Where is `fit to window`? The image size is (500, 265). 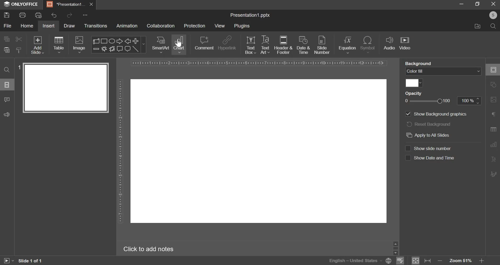 fit to window is located at coordinates (417, 261).